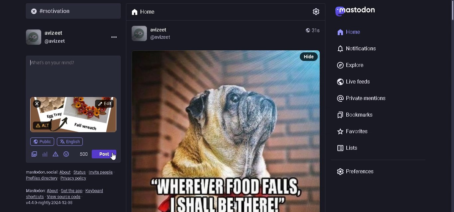  I want to click on logo, so click(358, 12).